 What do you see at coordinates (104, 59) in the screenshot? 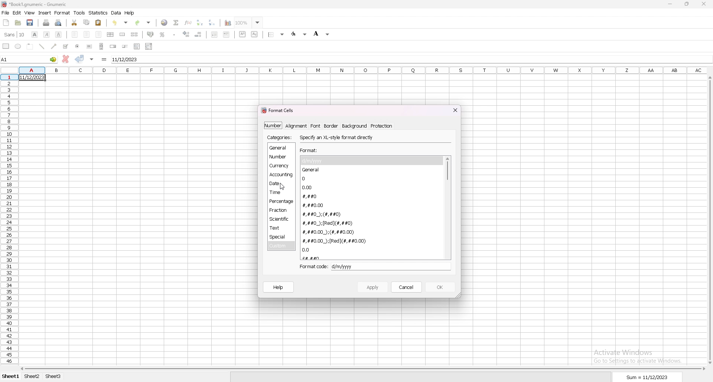
I see `formula` at bounding box center [104, 59].